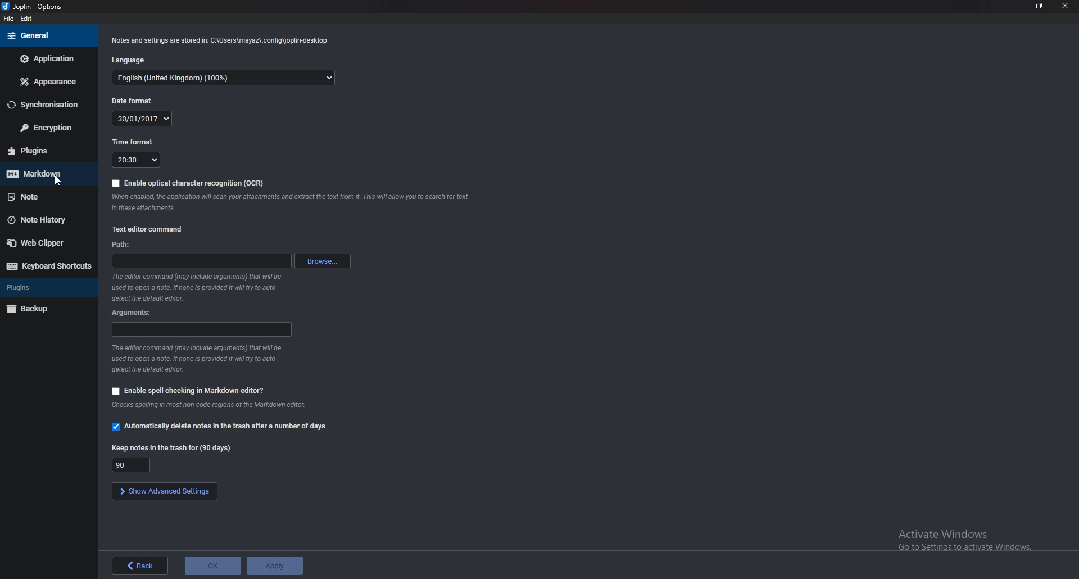 This screenshot has width=1079, height=579. What do you see at coordinates (195, 287) in the screenshot?
I see `Info` at bounding box center [195, 287].